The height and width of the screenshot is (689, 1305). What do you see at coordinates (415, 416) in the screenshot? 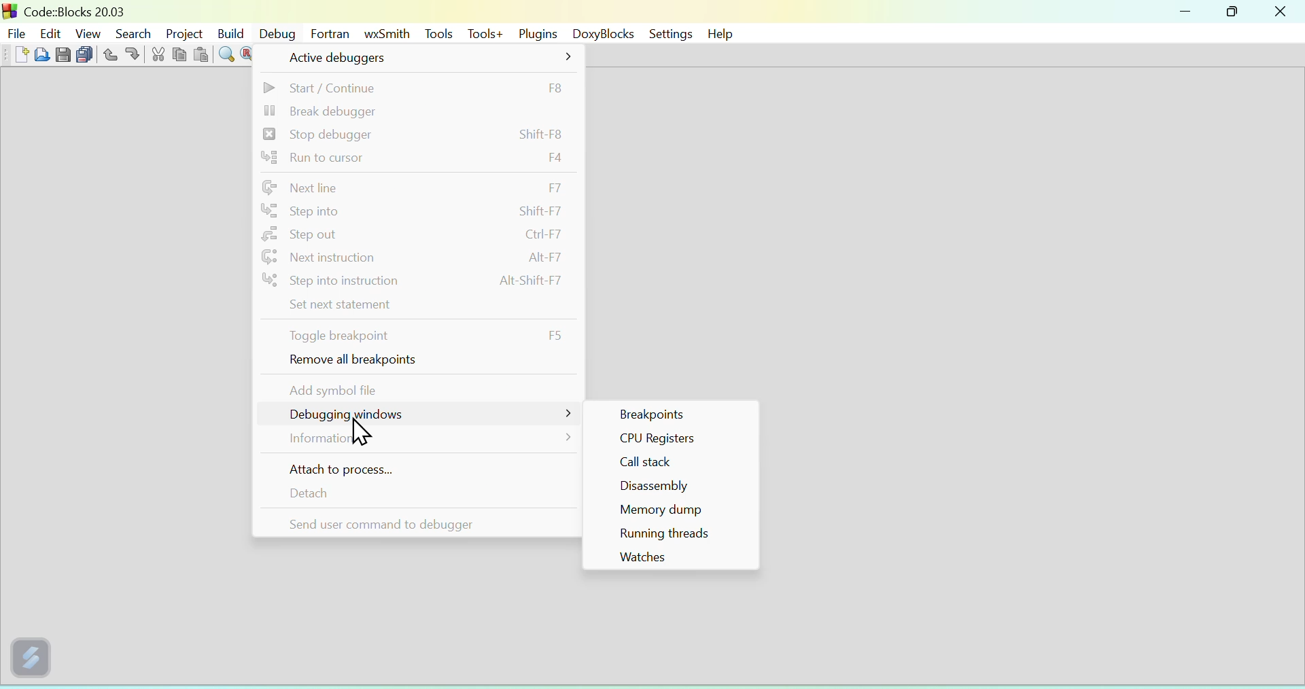
I see `debugging window` at bounding box center [415, 416].